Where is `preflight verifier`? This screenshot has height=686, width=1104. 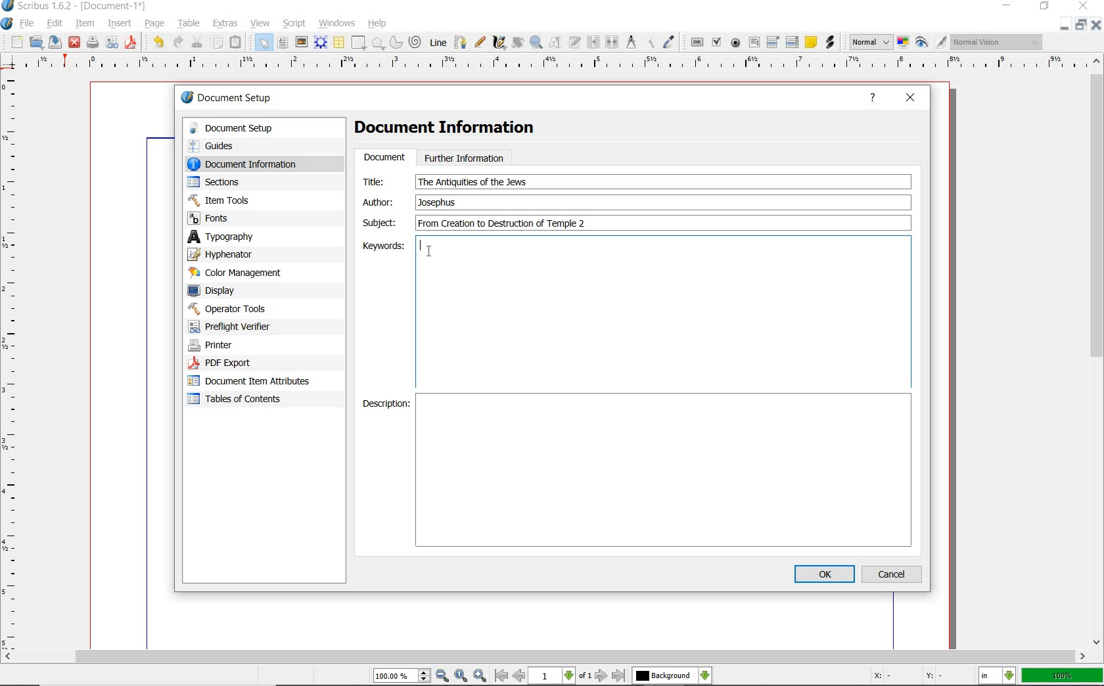 preflight verifier is located at coordinates (237, 327).